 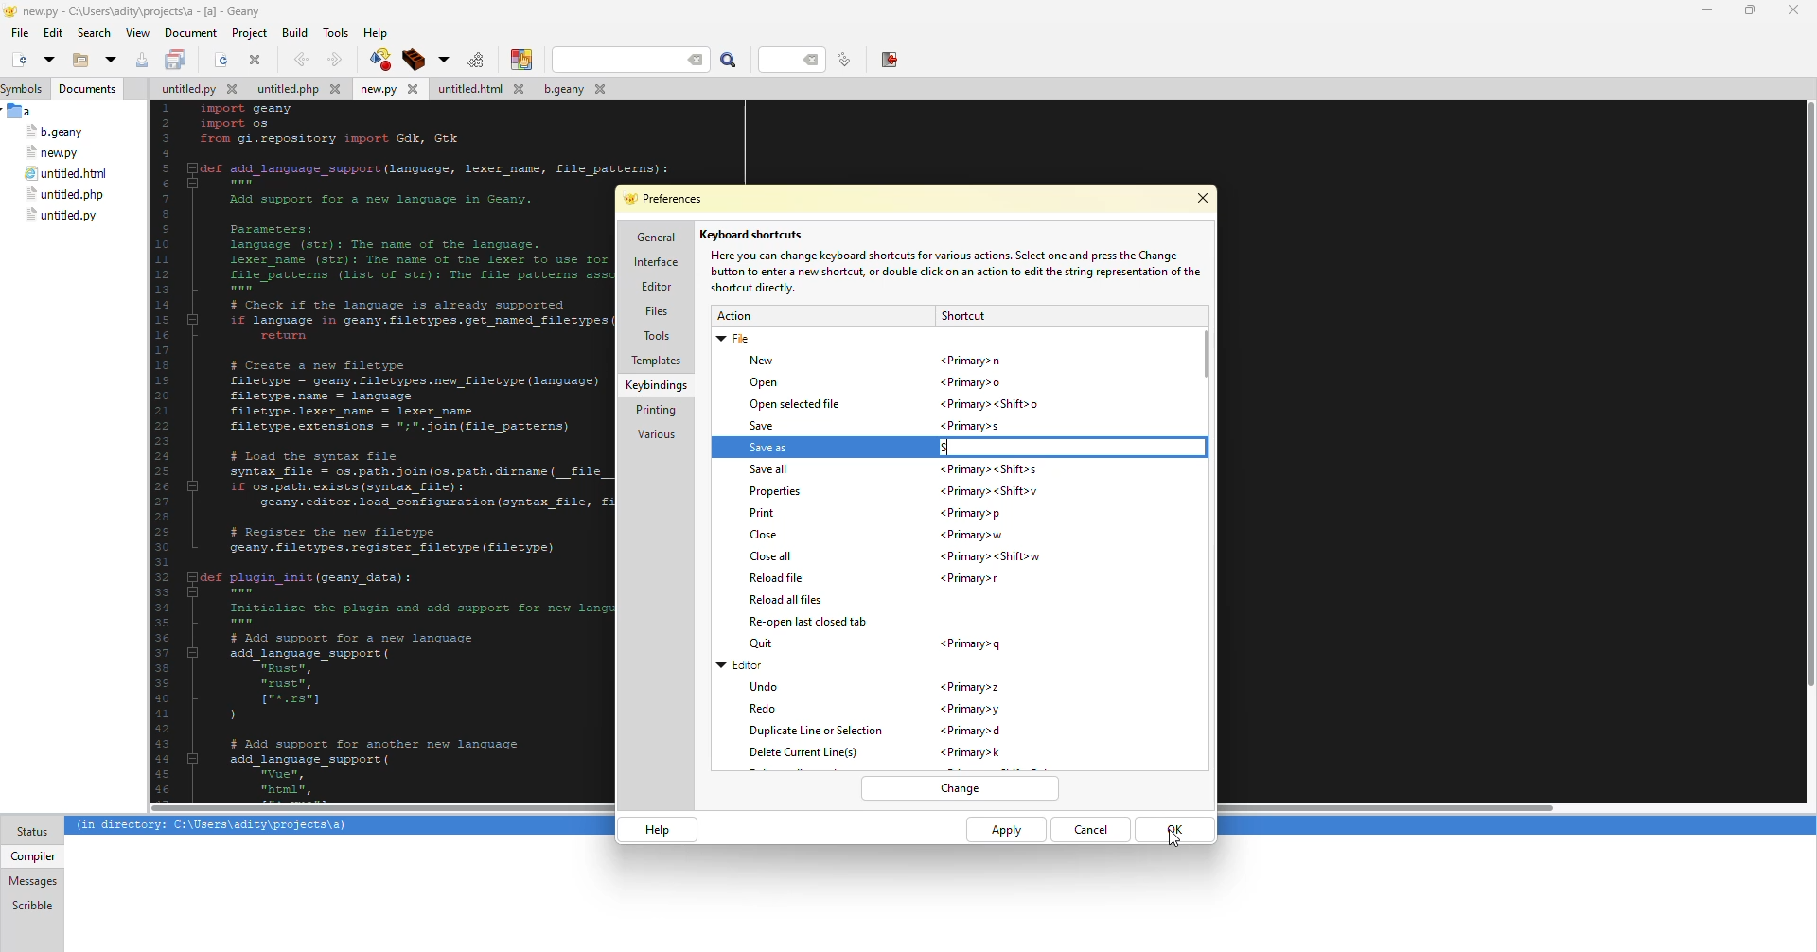 I want to click on ok, so click(x=1174, y=830).